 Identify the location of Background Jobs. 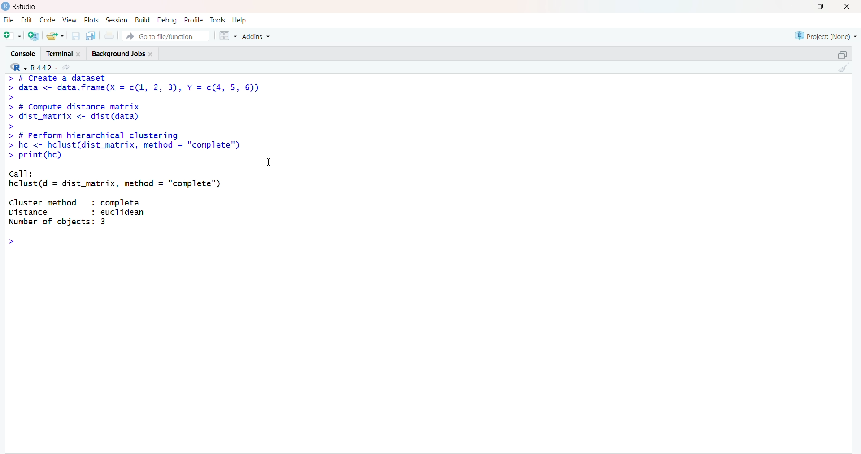
(121, 52).